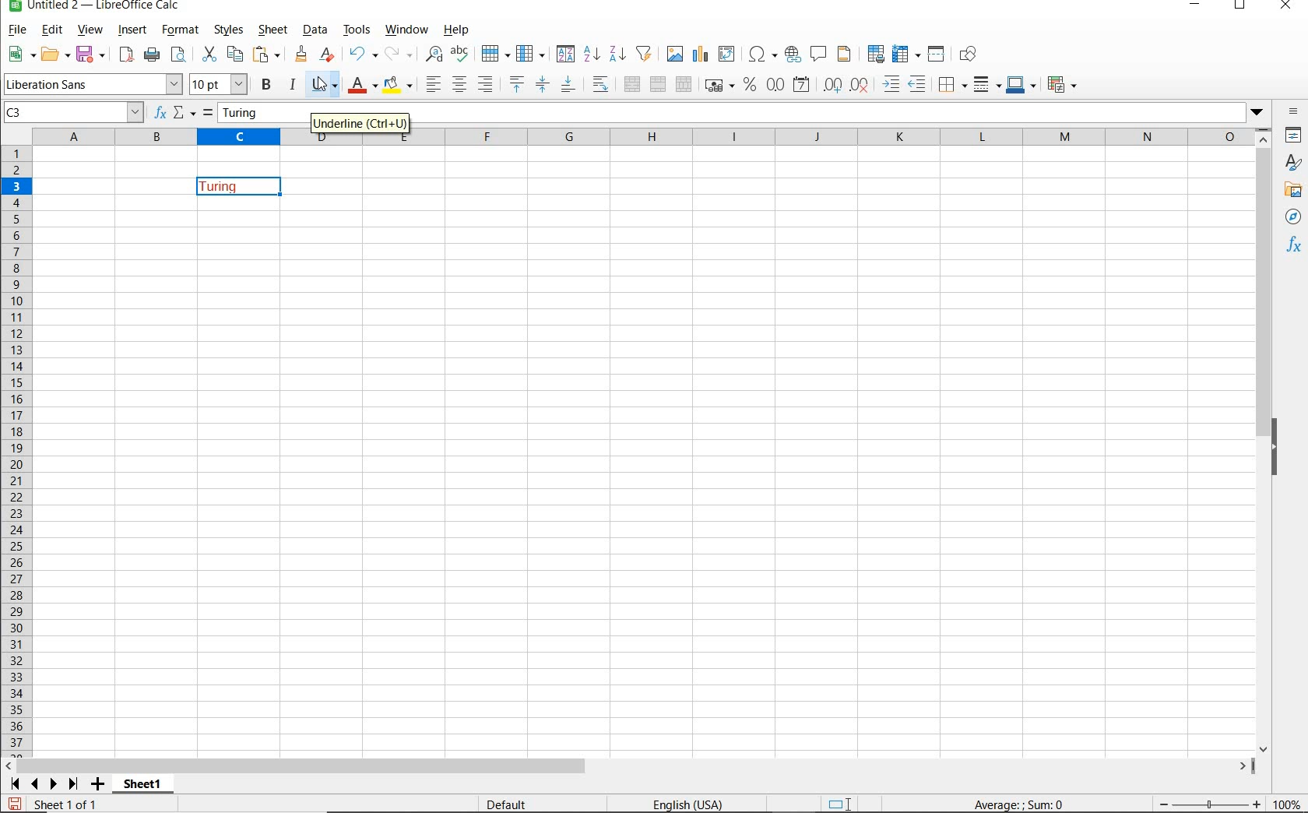 The width and height of the screenshot is (1308, 813). Describe the element at coordinates (986, 85) in the screenshot. I see `BORDER STYLE` at that location.